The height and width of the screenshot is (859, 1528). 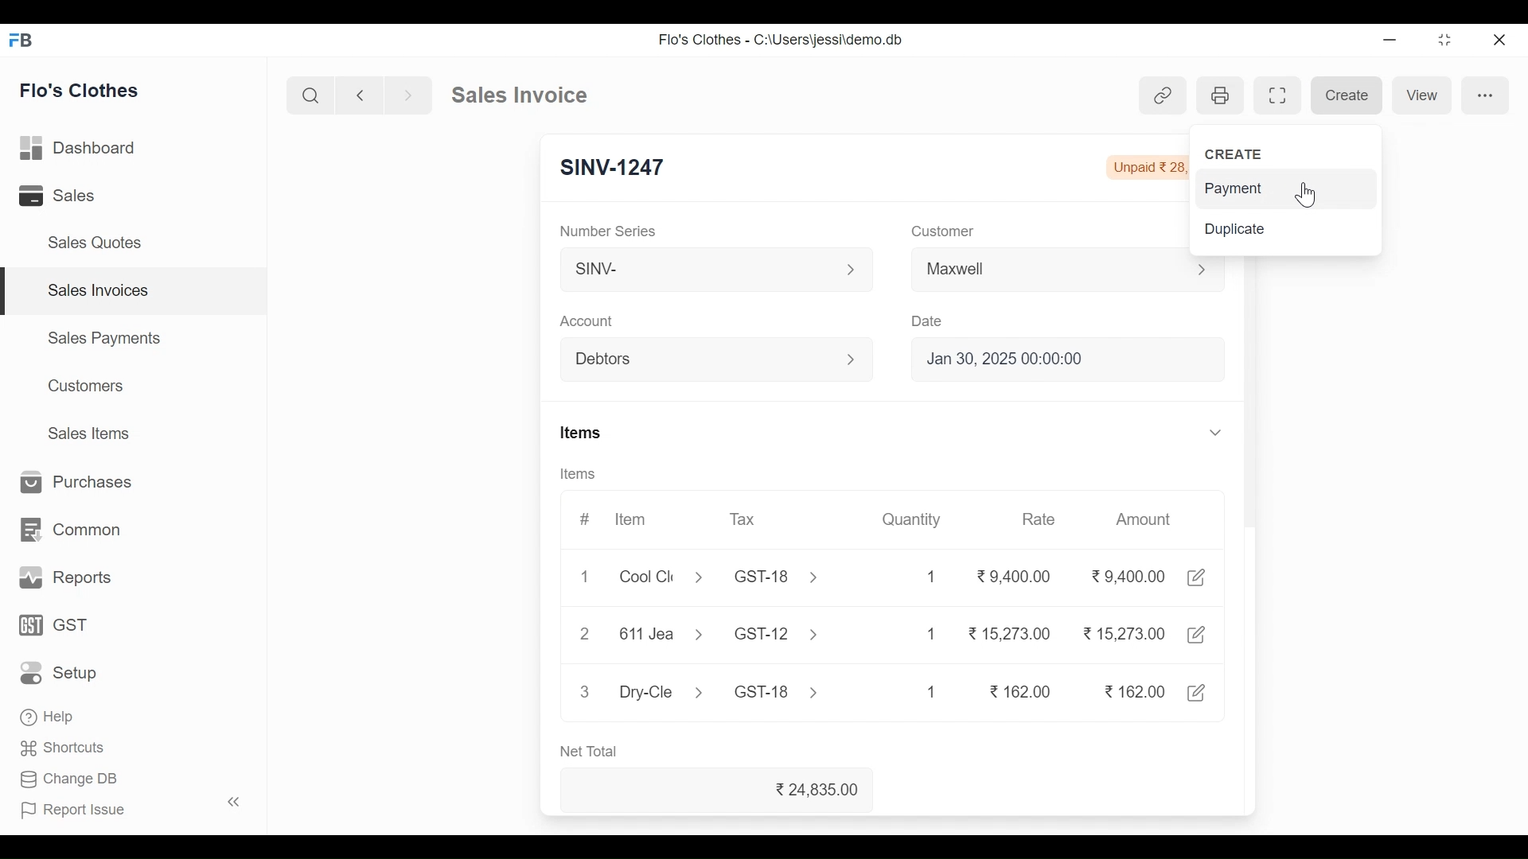 What do you see at coordinates (360, 95) in the screenshot?
I see `Go Back` at bounding box center [360, 95].